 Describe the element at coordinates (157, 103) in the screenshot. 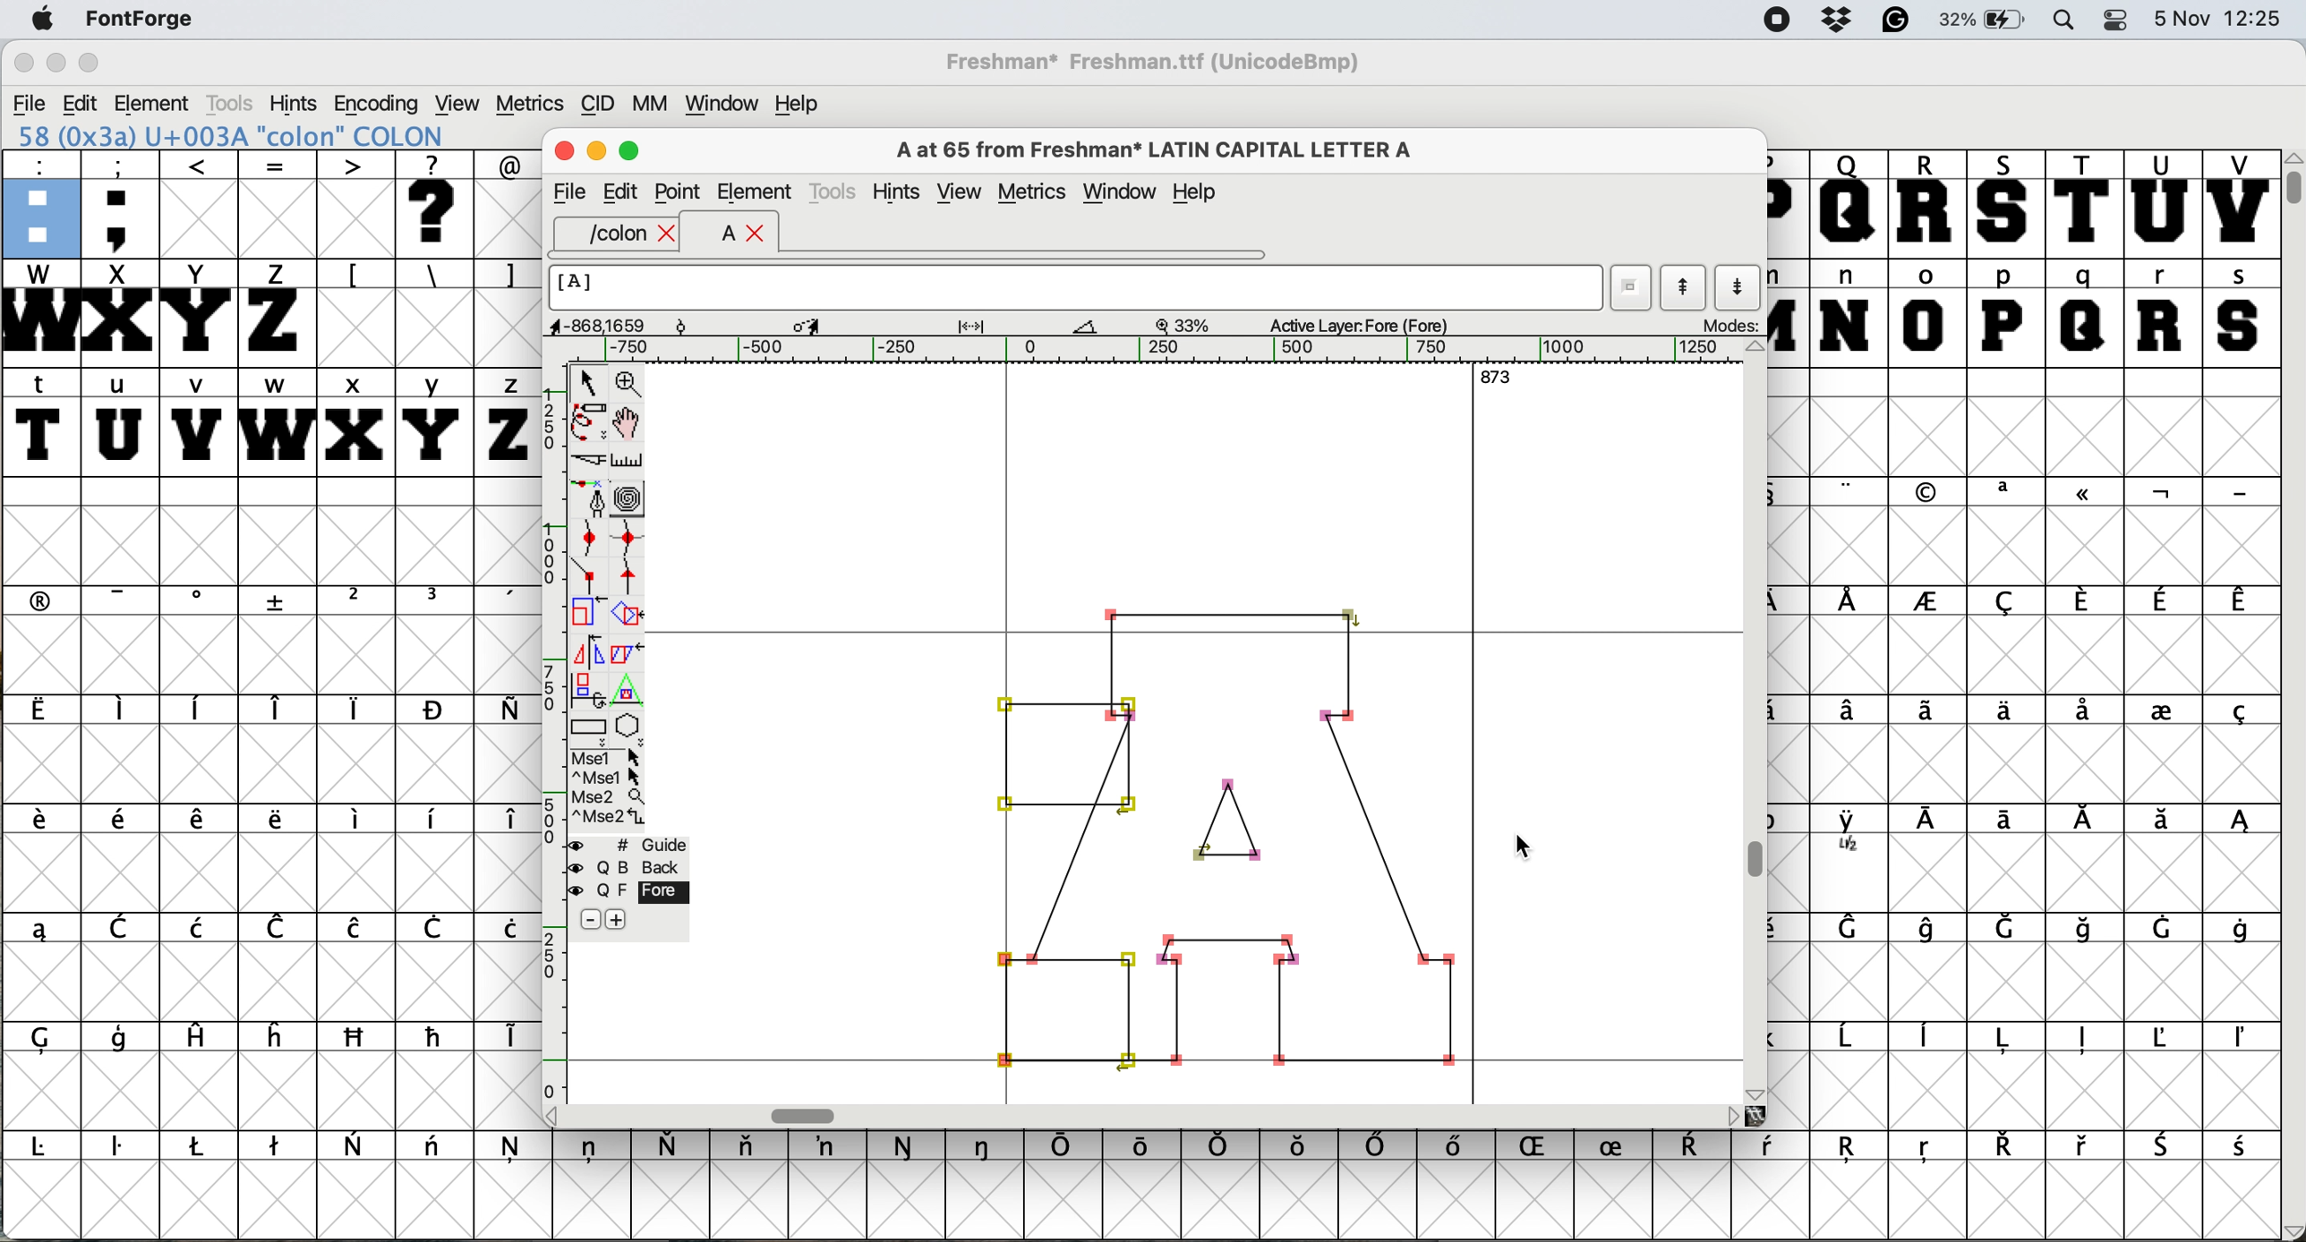

I see `element` at that location.